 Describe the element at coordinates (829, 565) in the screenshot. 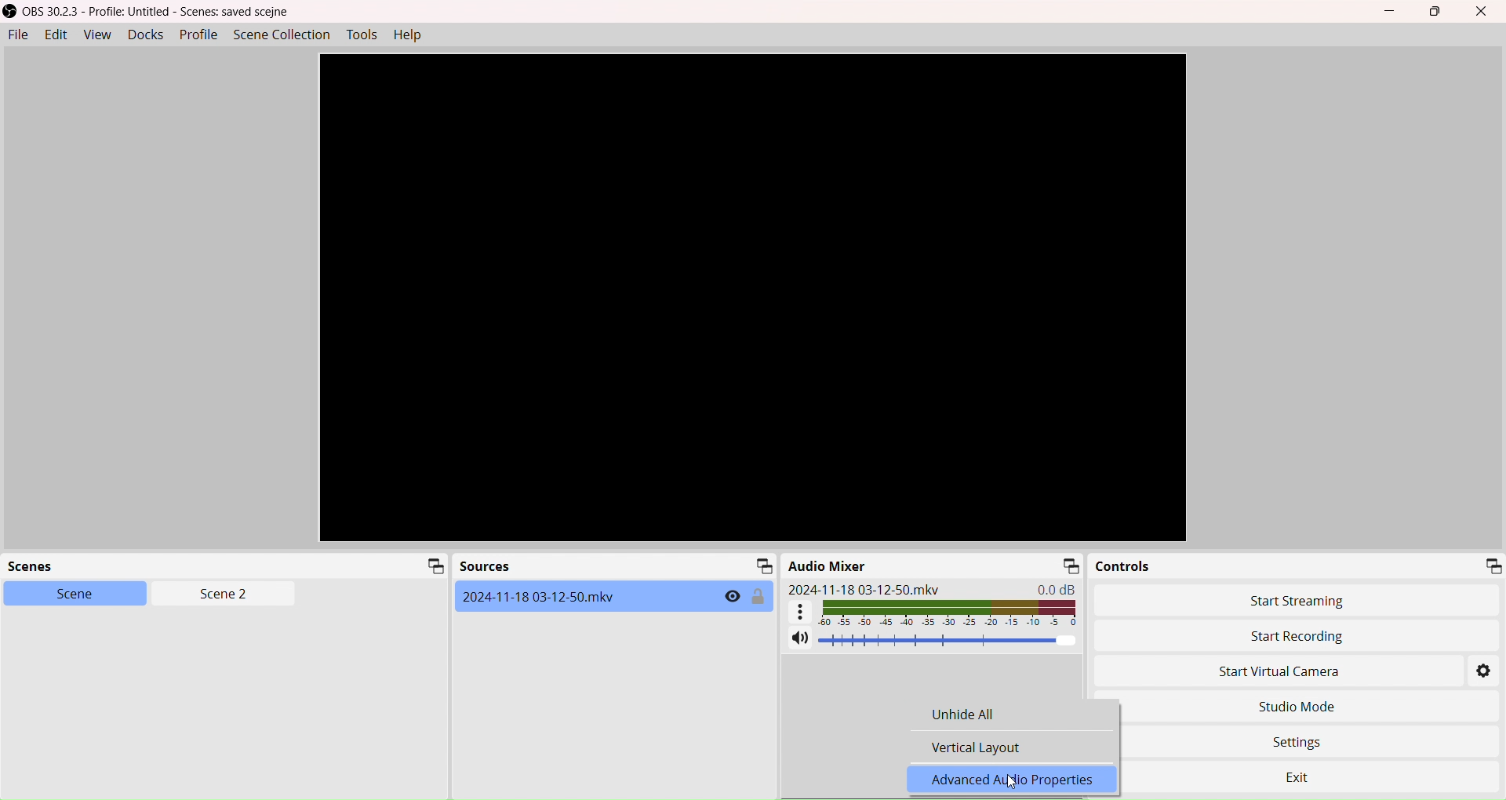

I see `Audio Mixer` at that location.